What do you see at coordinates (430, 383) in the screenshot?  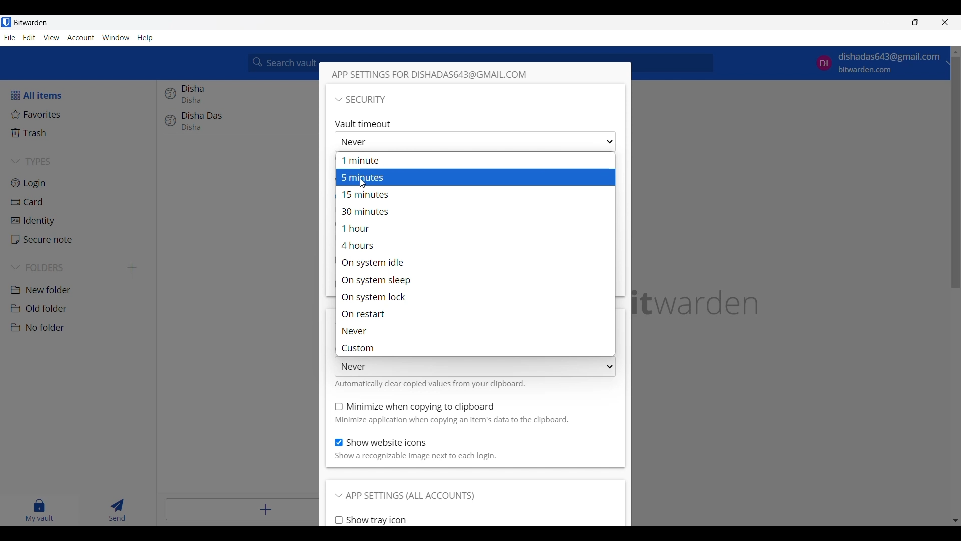 I see `Description of above list` at bounding box center [430, 383].